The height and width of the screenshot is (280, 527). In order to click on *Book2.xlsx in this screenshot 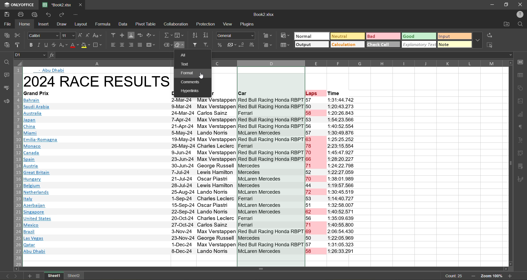, I will do `click(56, 4)`.